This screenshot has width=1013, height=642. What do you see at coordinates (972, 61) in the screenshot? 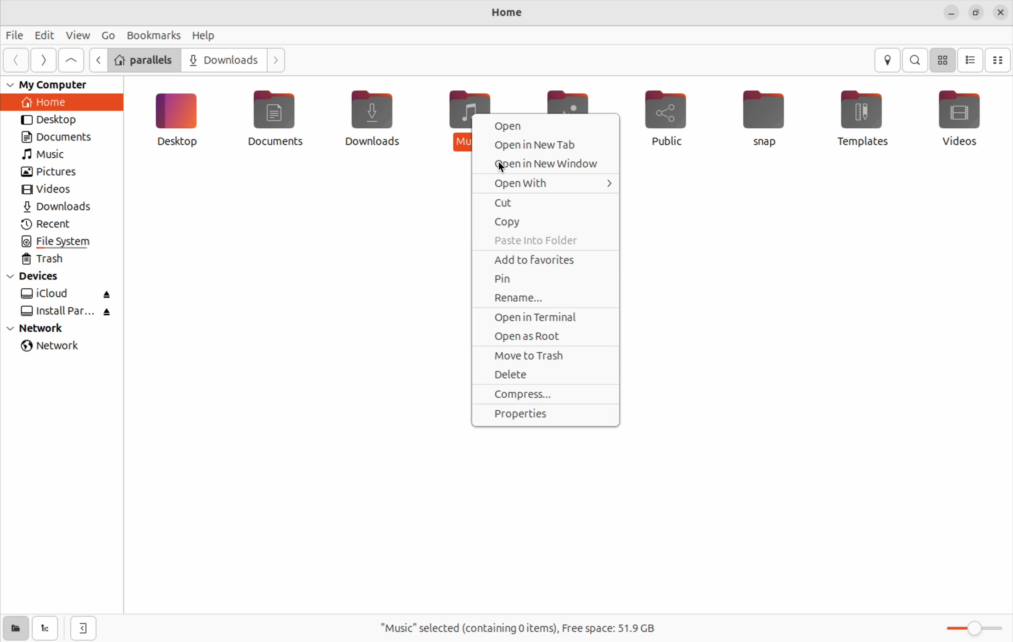
I see `list view` at bounding box center [972, 61].